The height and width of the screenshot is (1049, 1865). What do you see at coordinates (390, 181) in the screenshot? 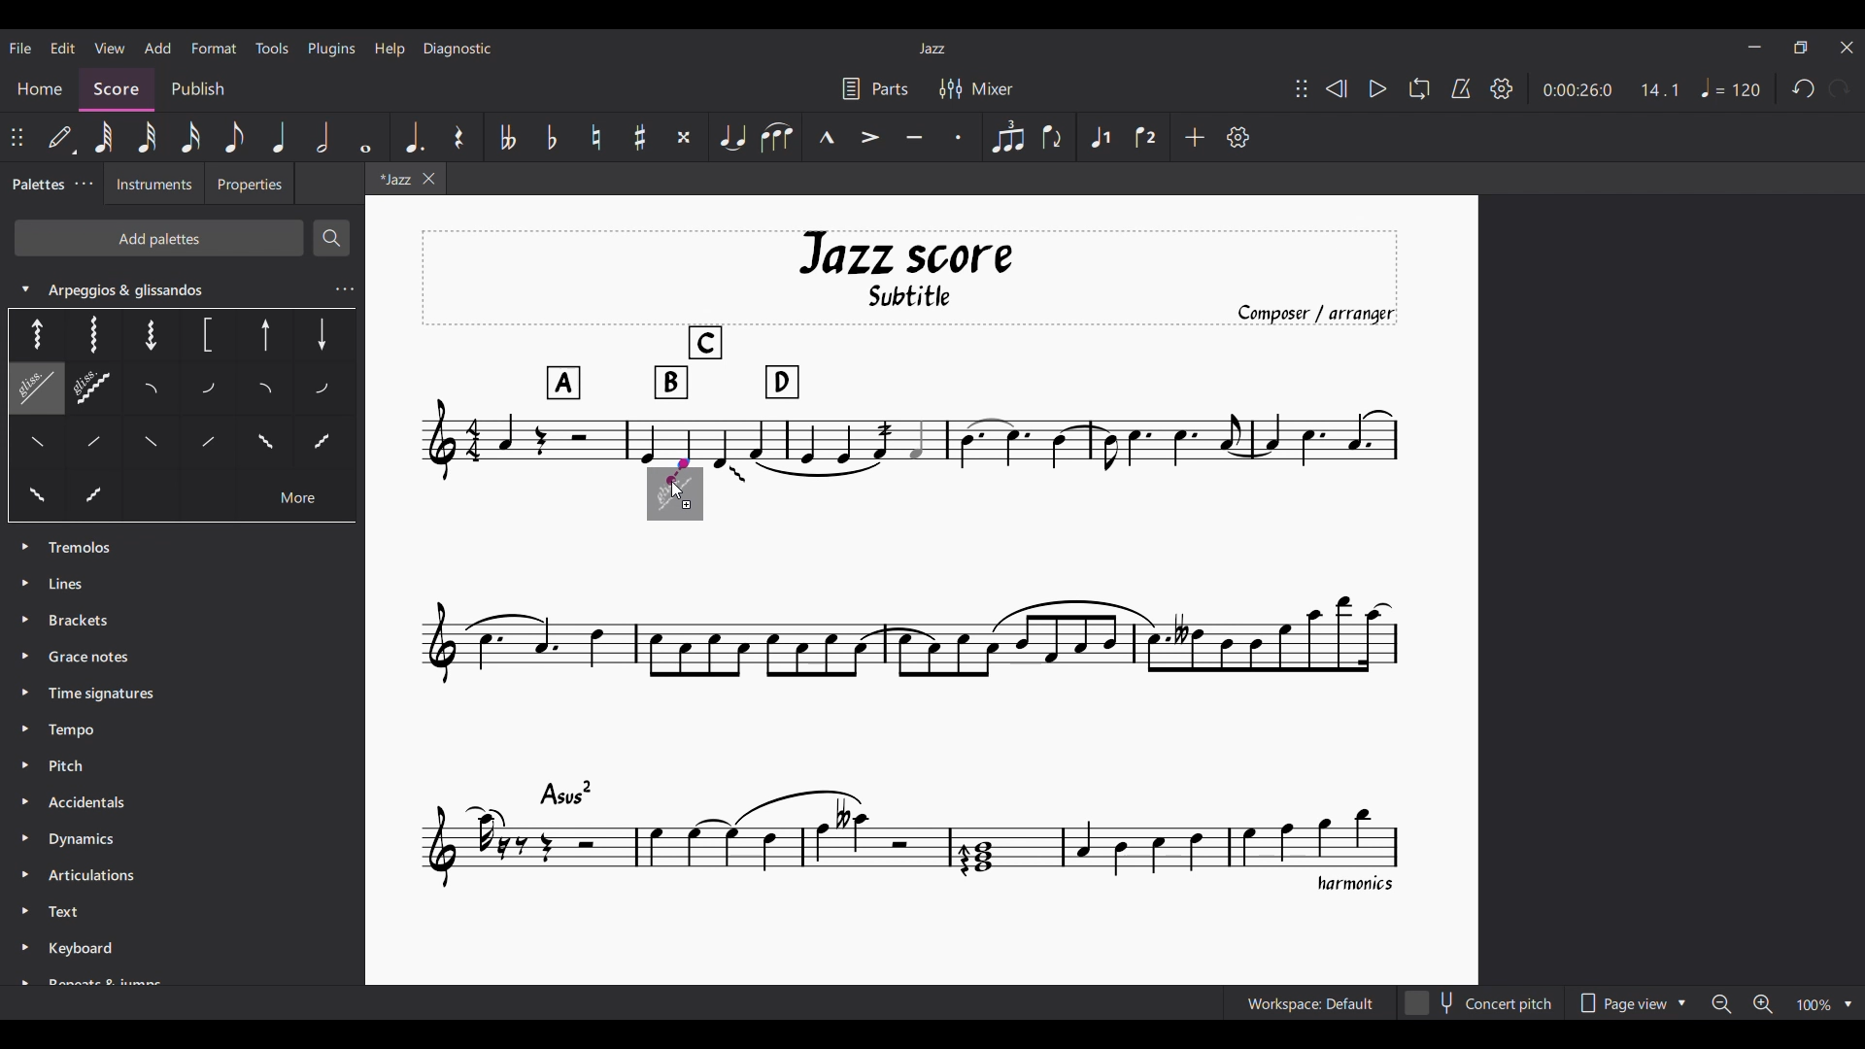
I see `Current tab` at bounding box center [390, 181].